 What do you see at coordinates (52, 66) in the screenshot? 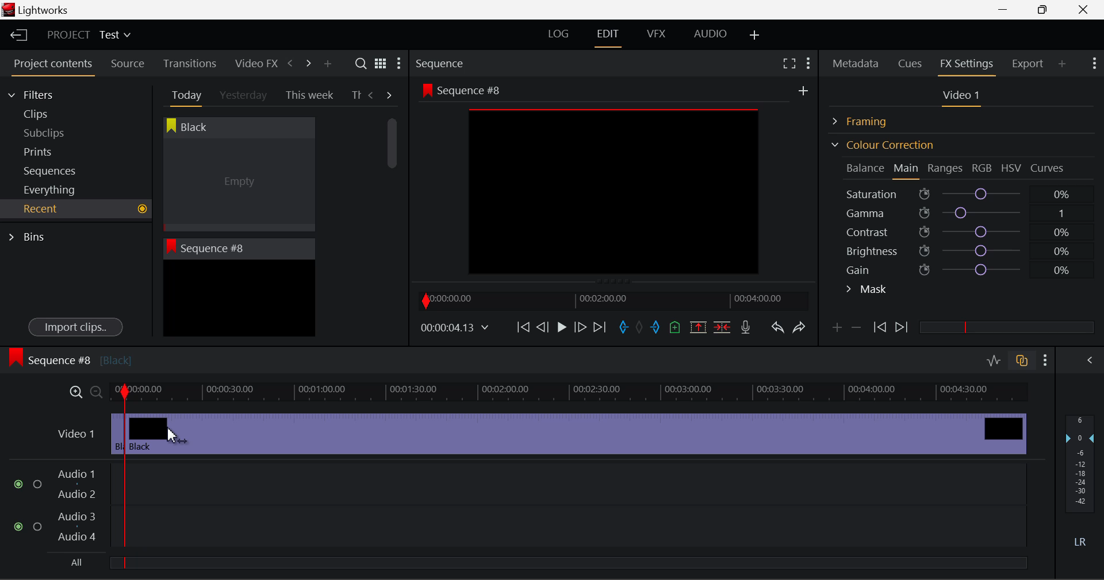
I see `Project contents` at bounding box center [52, 66].